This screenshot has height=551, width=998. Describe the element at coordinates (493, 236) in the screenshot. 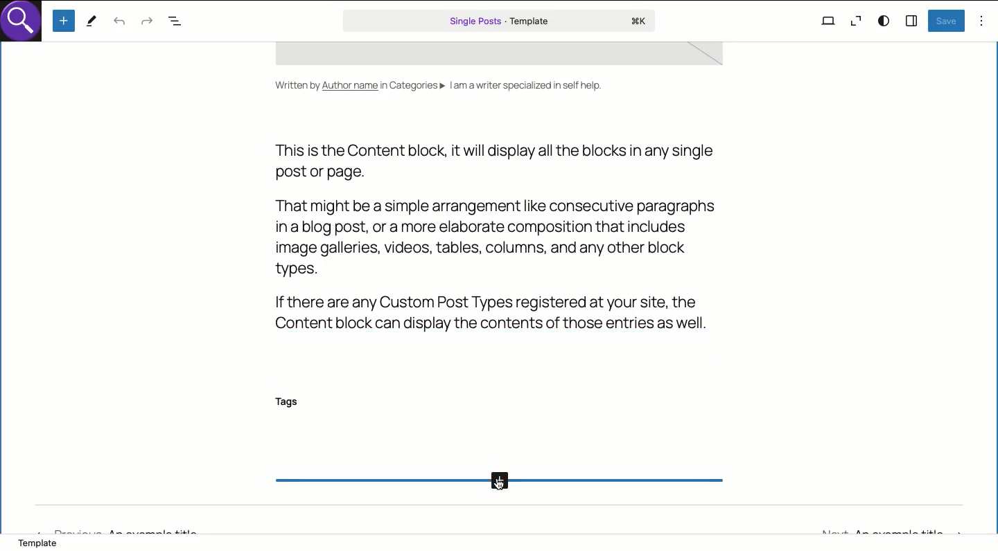

I see `This is the Content block, it will display all the blocks in any single
post or page.

That might be a simple arrangement like consecutive paragraphs
ina blog post, or a more elaborate composition that includes
image galleries, videos, tables, columns, and any other block
types.

If there are any Custom Post Types registered at your site, the
Content block can display the contents of those entries as well.` at that location.